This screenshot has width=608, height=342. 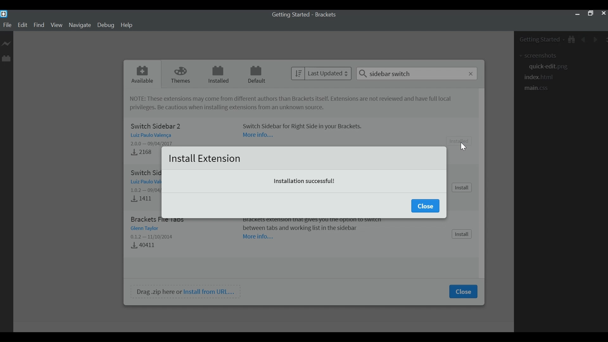 What do you see at coordinates (143, 73) in the screenshot?
I see `Available` at bounding box center [143, 73].